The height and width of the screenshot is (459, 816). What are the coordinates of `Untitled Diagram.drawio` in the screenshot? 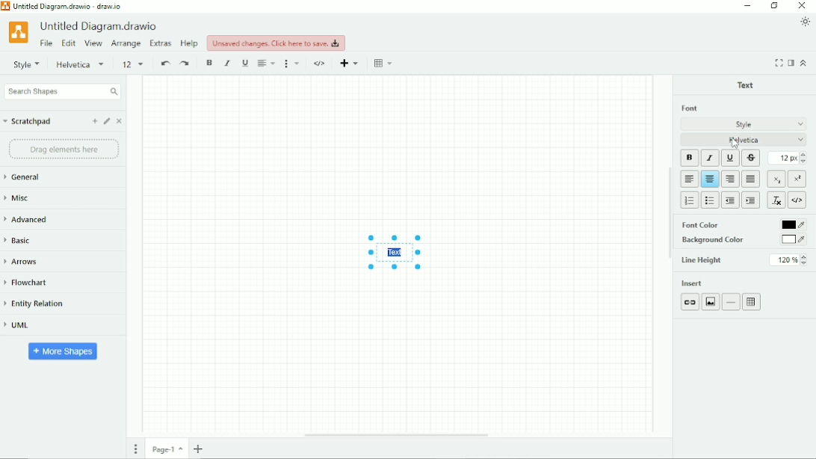 It's located at (102, 26).